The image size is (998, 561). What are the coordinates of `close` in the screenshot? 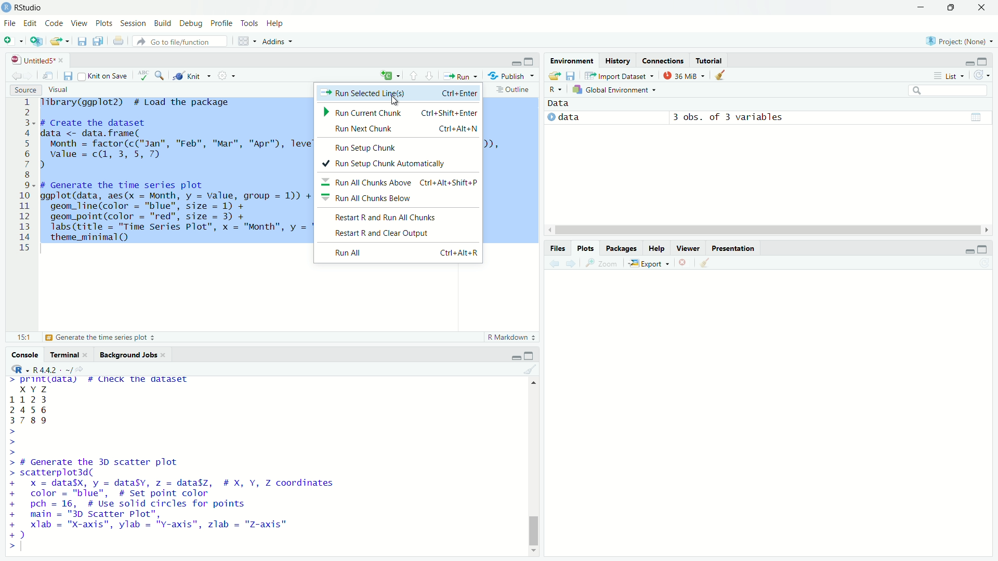 It's located at (165, 354).